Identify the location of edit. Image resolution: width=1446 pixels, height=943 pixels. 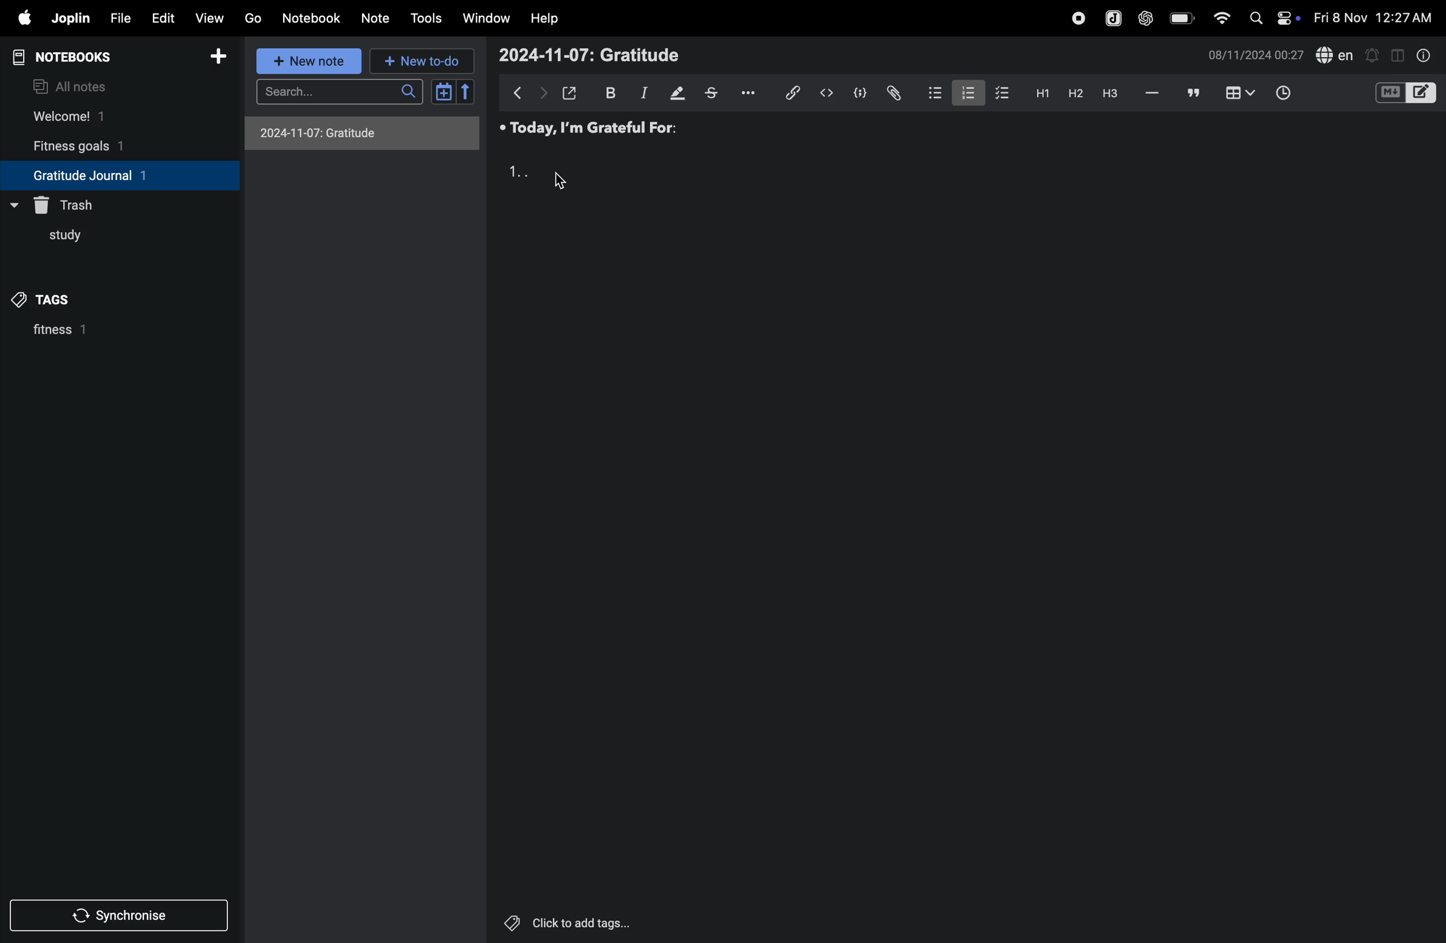
(162, 19).